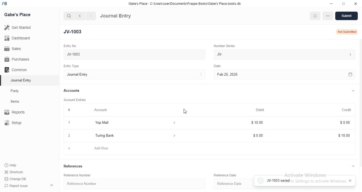 The width and height of the screenshot is (362, 192). Describe the element at coordinates (347, 16) in the screenshot. I see `Submit` at that location.